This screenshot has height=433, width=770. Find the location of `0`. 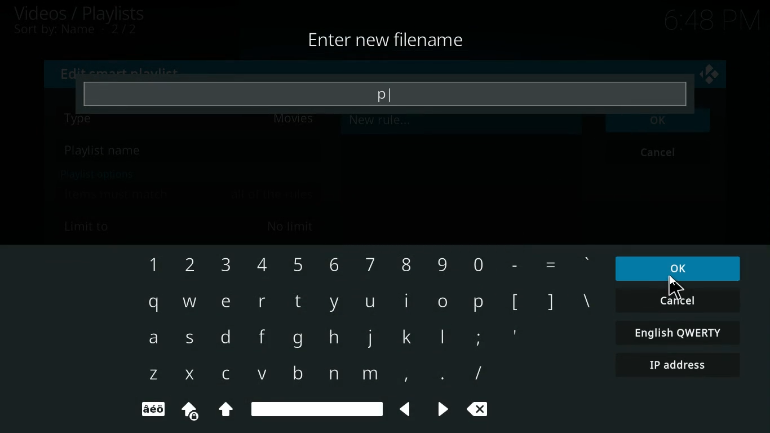

0 is located at coordinates (476, 262).